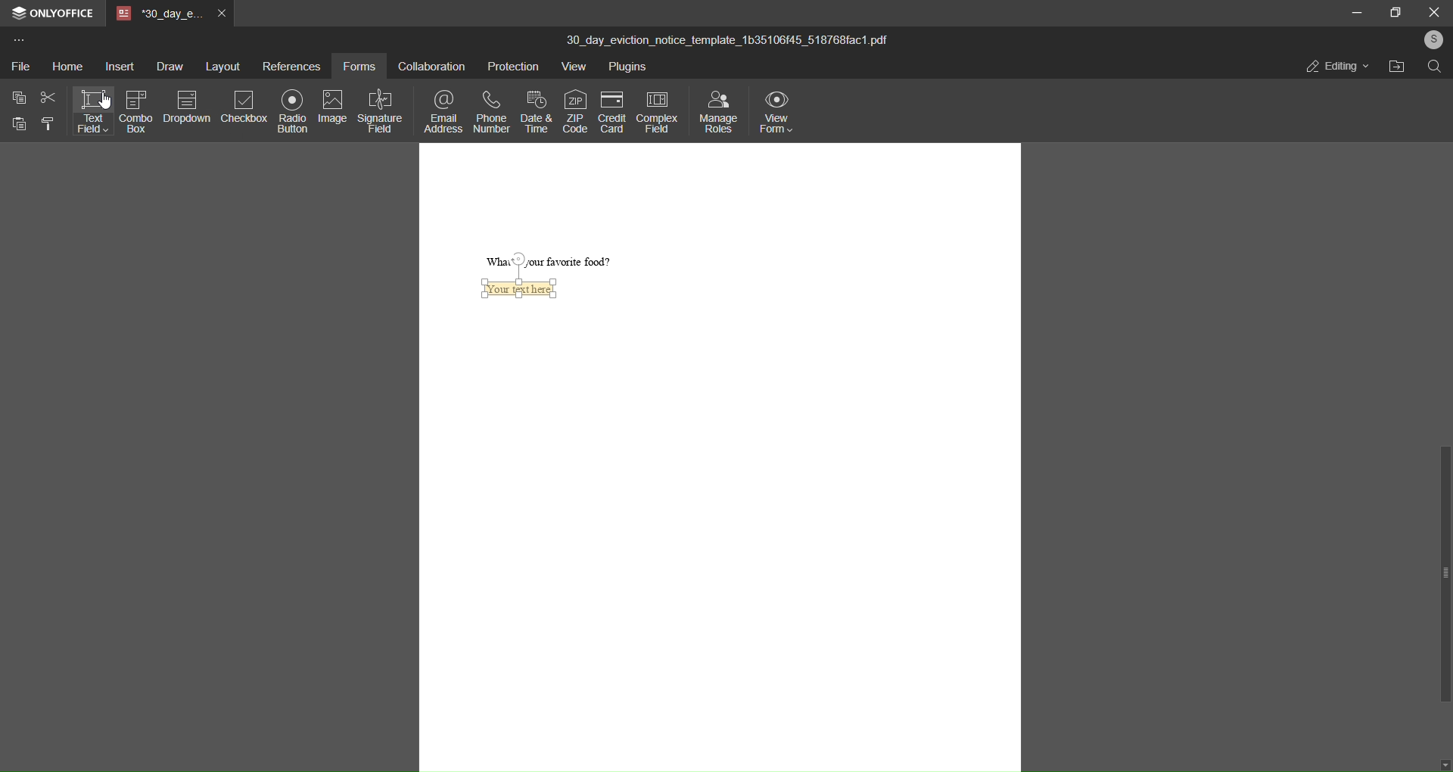 The width and height of the screenshot is (1453, 772). What do you see at coordinates (20, 99) in the screenshot?
I see `copy` at bounding box center [20, 99].